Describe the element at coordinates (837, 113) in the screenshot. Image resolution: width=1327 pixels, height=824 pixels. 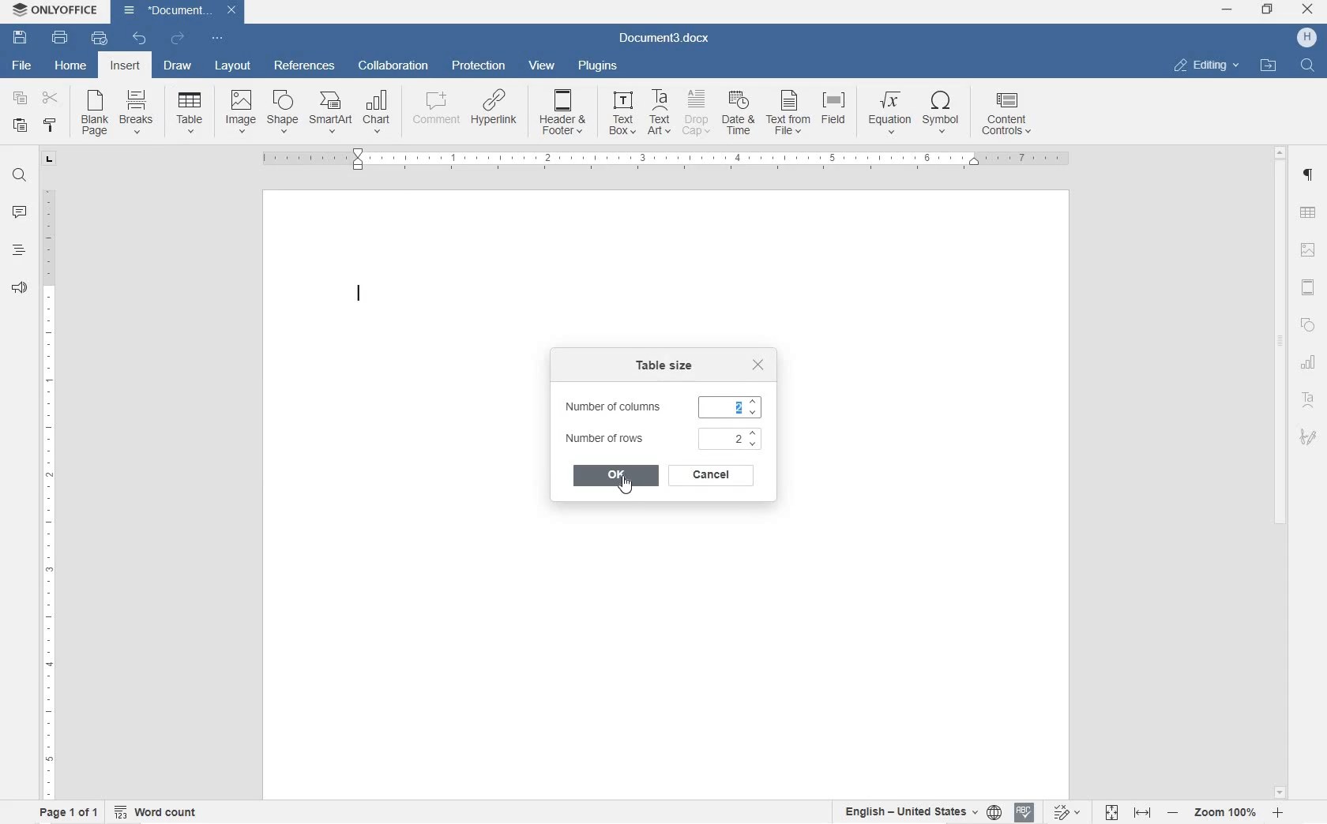
I see `Field` at that location.